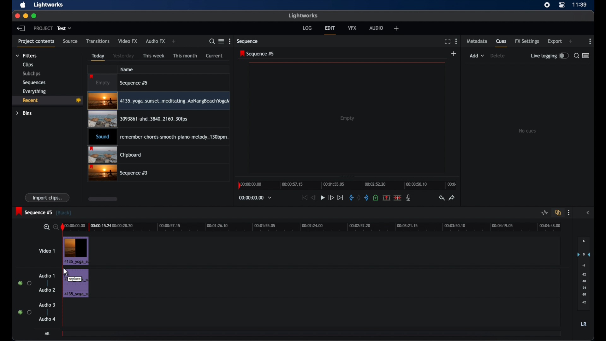  What do you see at coordinates (386, 198) in the screenshot?
I see `remove  marked section` at bounding box center [386, 198].